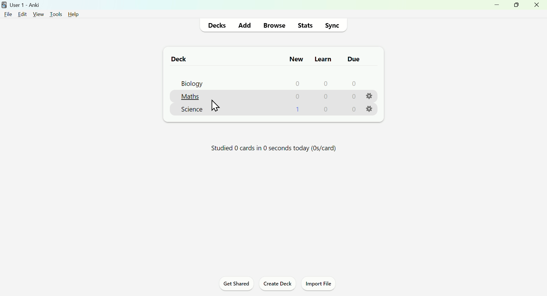 The width and height of the screenshot is (547, 296). Describe the element at coordinates (234, 285) in the screenshot. I see `Get Shared` at that location.